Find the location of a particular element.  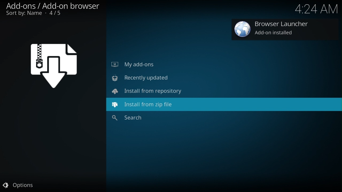

add on is located at coordinates (272, 30).